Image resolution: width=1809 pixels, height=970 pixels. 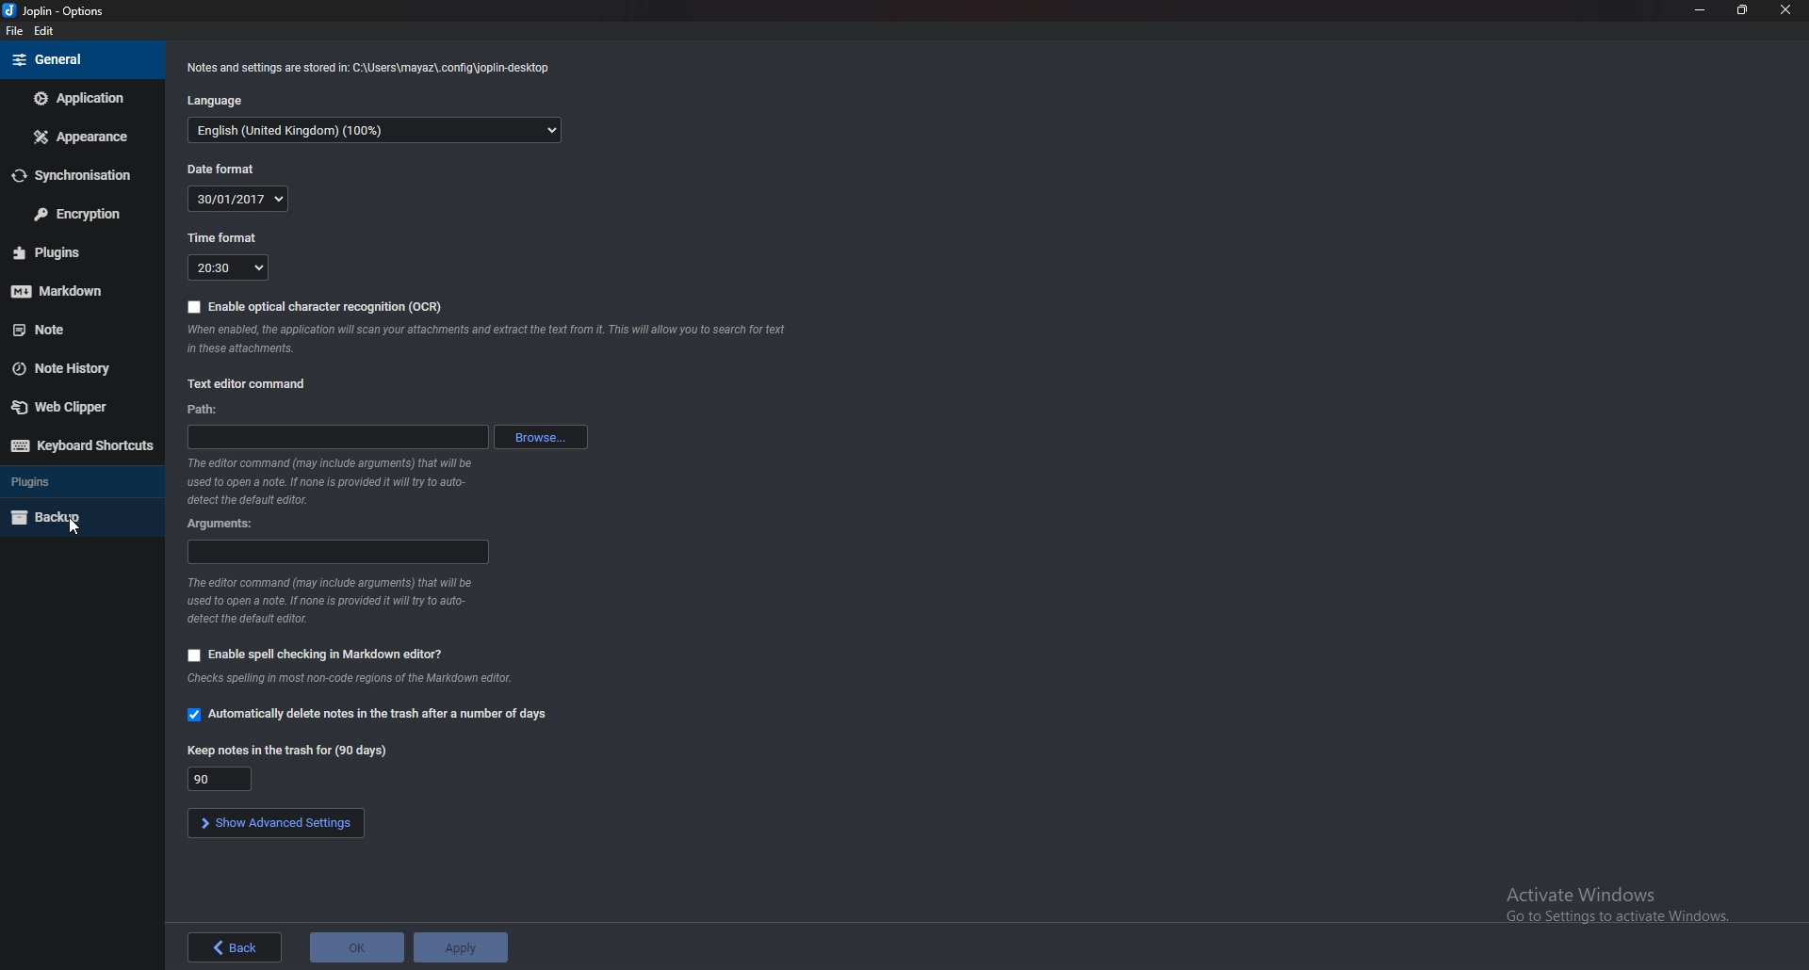 I want to click on General, so click(x=77, y=59).